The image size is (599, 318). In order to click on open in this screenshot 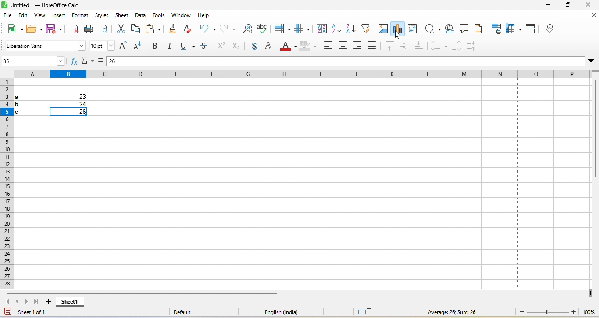, I will do `click(33, 29)`.